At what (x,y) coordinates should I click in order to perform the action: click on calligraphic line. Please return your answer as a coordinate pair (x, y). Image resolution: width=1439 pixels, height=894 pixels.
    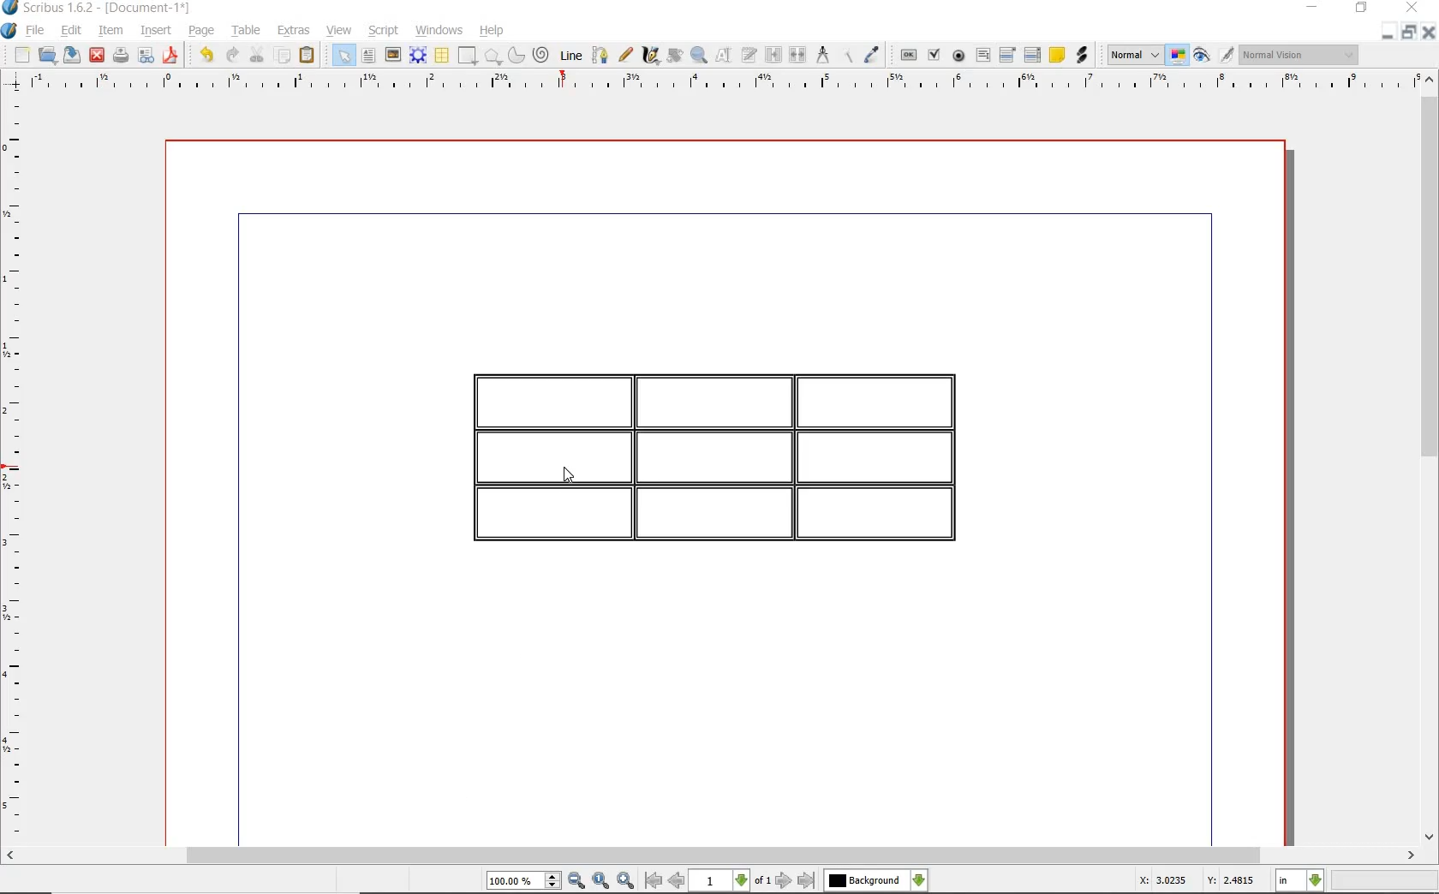
    Looking at the image, I should click on (649, 55).